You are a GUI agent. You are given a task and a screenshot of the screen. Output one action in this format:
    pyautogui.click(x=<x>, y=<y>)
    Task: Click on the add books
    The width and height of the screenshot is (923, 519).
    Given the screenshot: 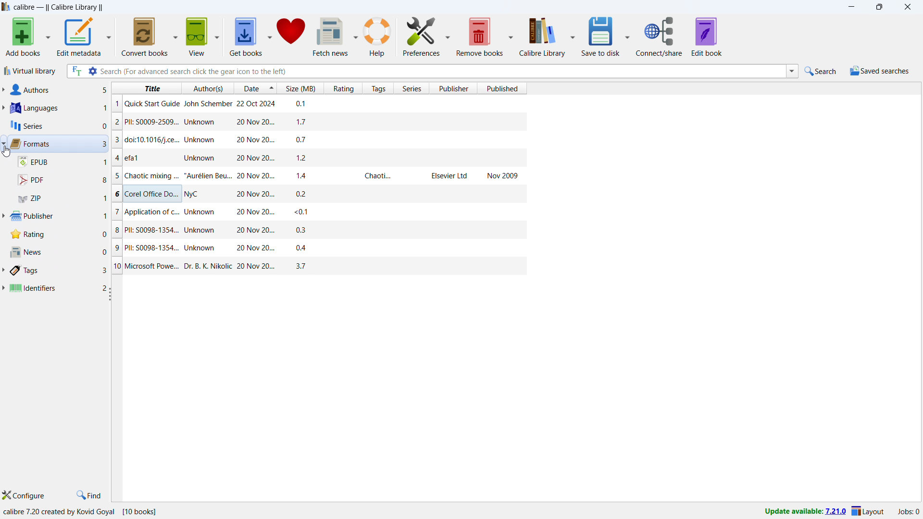 What is the action you would take?
    pyautogui.click(x=23, y=37)
    